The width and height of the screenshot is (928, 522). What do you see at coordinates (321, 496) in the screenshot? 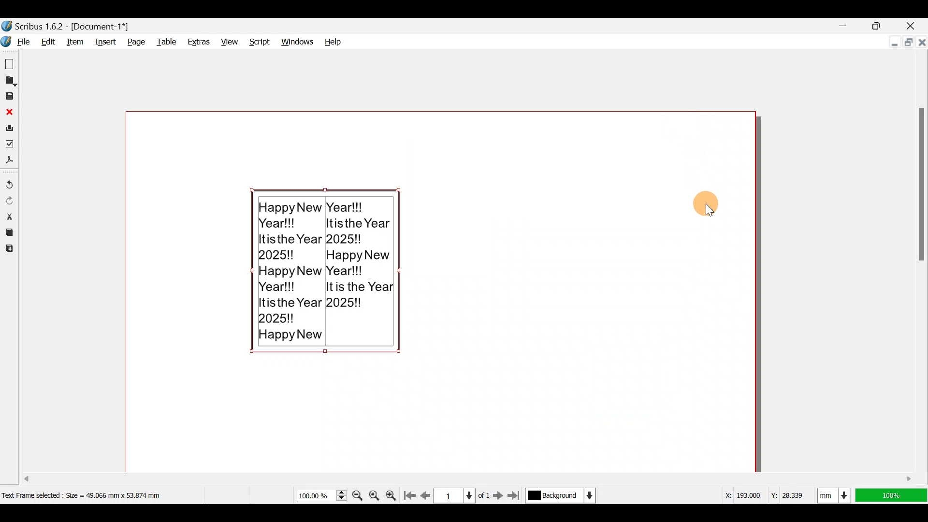
I see `Current zoom level` at bounding box center [321, 496].